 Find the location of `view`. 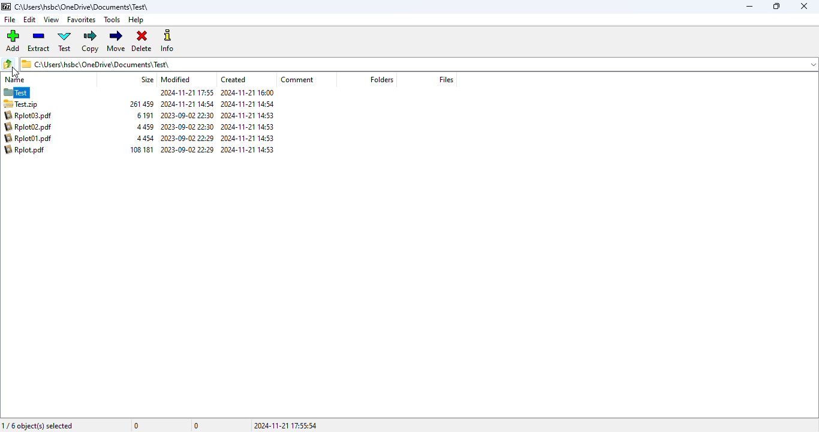

view is located at coordinates (51, 20).